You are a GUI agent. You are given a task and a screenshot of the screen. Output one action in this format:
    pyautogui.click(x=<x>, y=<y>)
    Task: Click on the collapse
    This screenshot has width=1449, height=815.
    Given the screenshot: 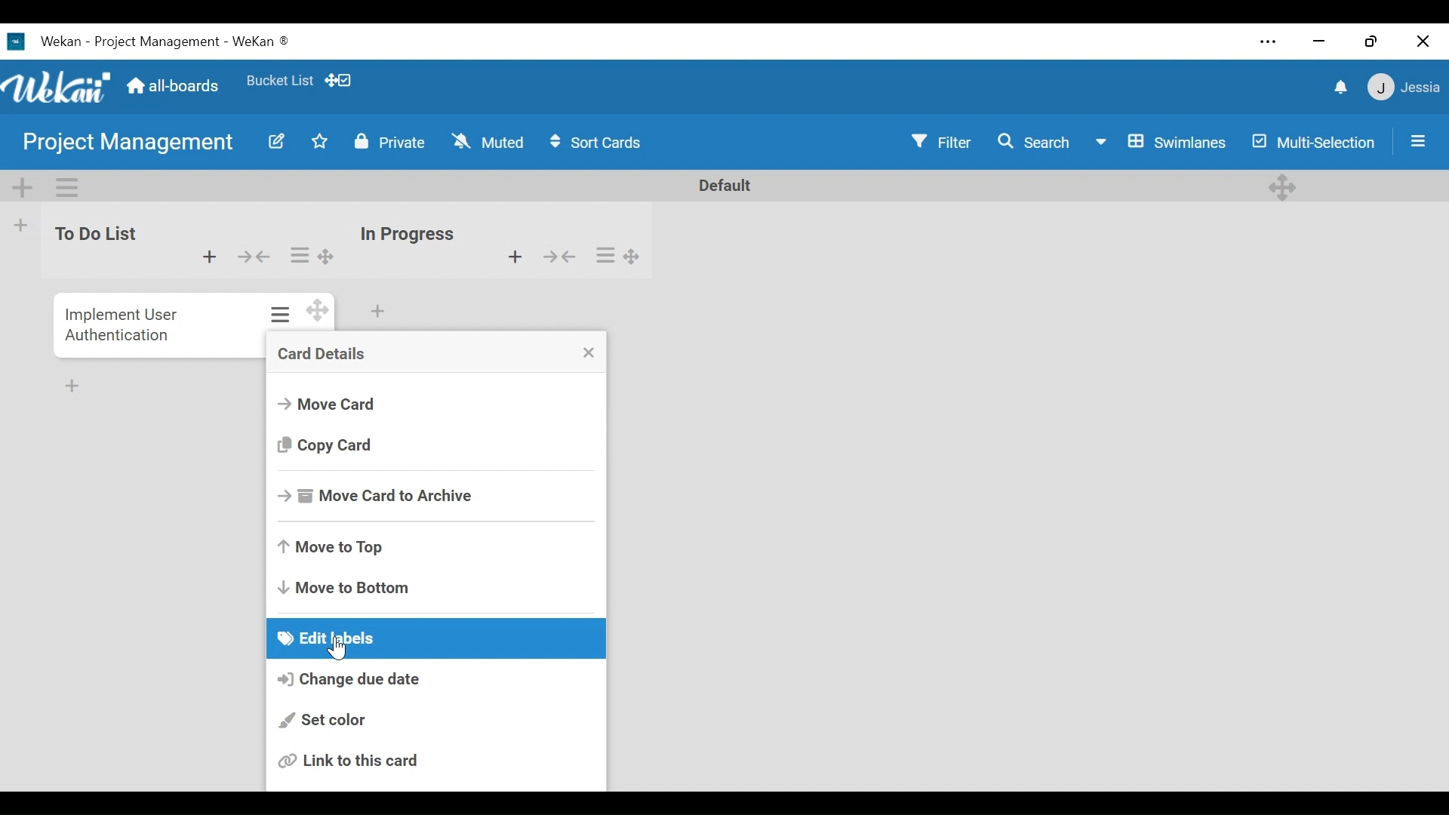 What is the action you would take?
    pyautogui.click(x=255, y=257)
    